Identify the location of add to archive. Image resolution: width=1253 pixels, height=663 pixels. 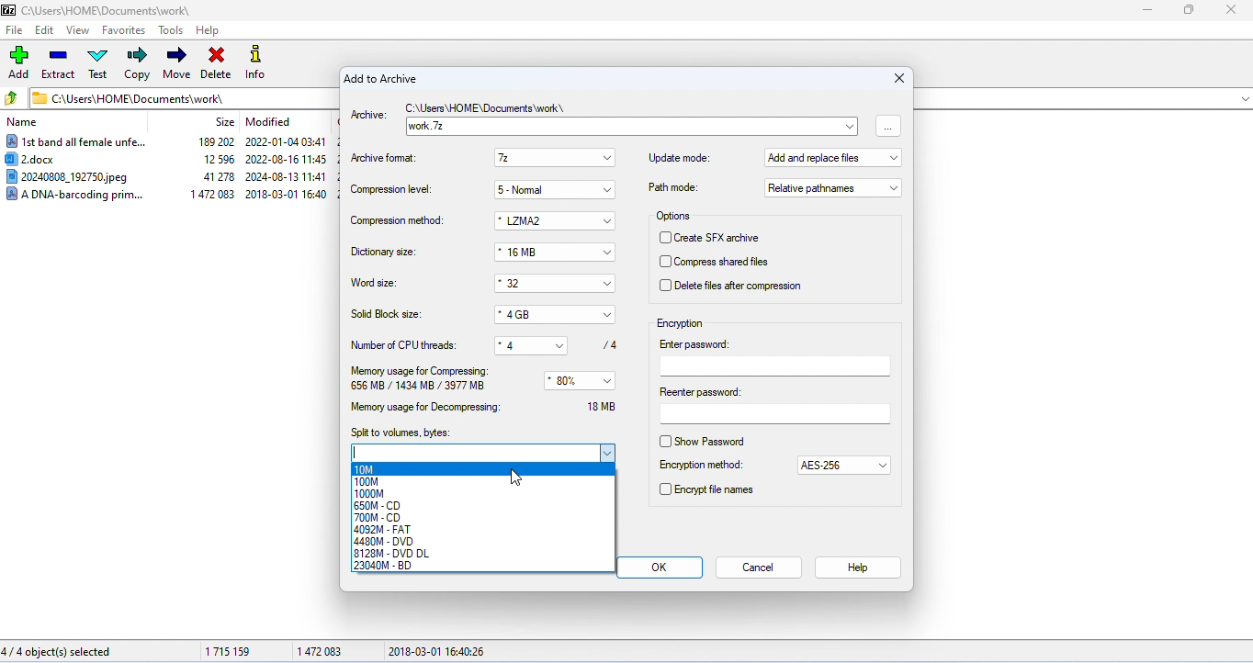
(380, 80).